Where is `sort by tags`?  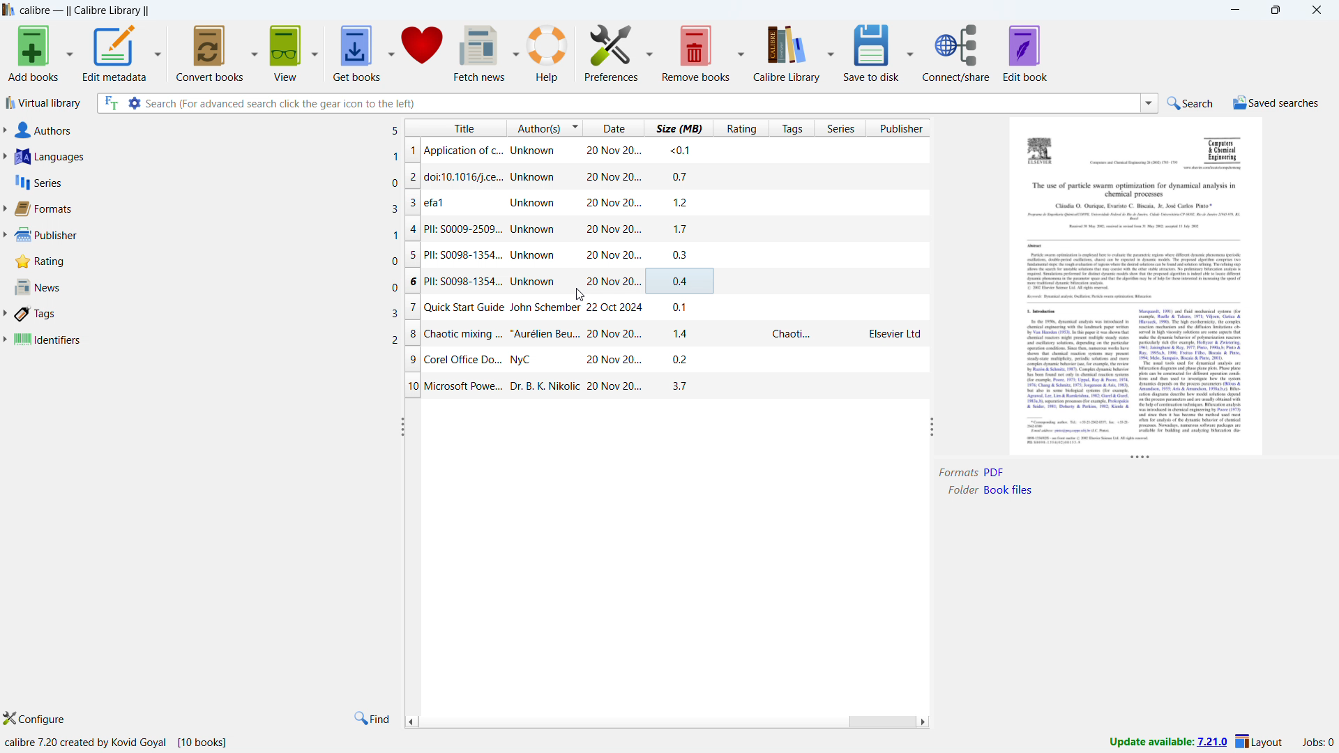
sort by tags is located at coordinates (790, 128).